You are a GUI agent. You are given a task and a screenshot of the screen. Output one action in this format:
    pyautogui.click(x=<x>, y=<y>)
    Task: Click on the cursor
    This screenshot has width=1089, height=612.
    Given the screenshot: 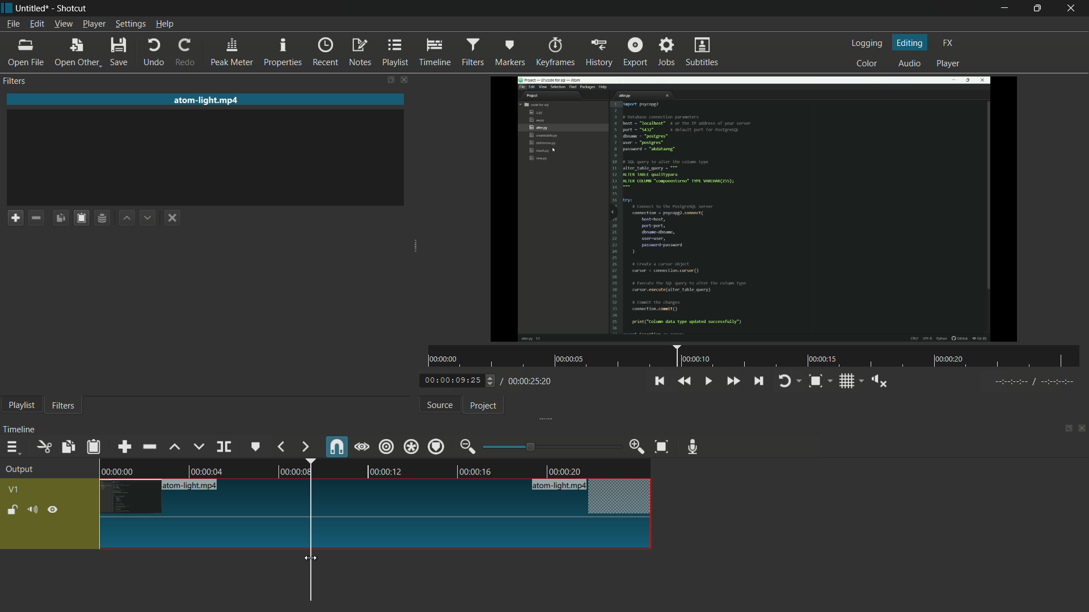 What is the action you would take?
    pyautogui.click(x=311, y=558)
    